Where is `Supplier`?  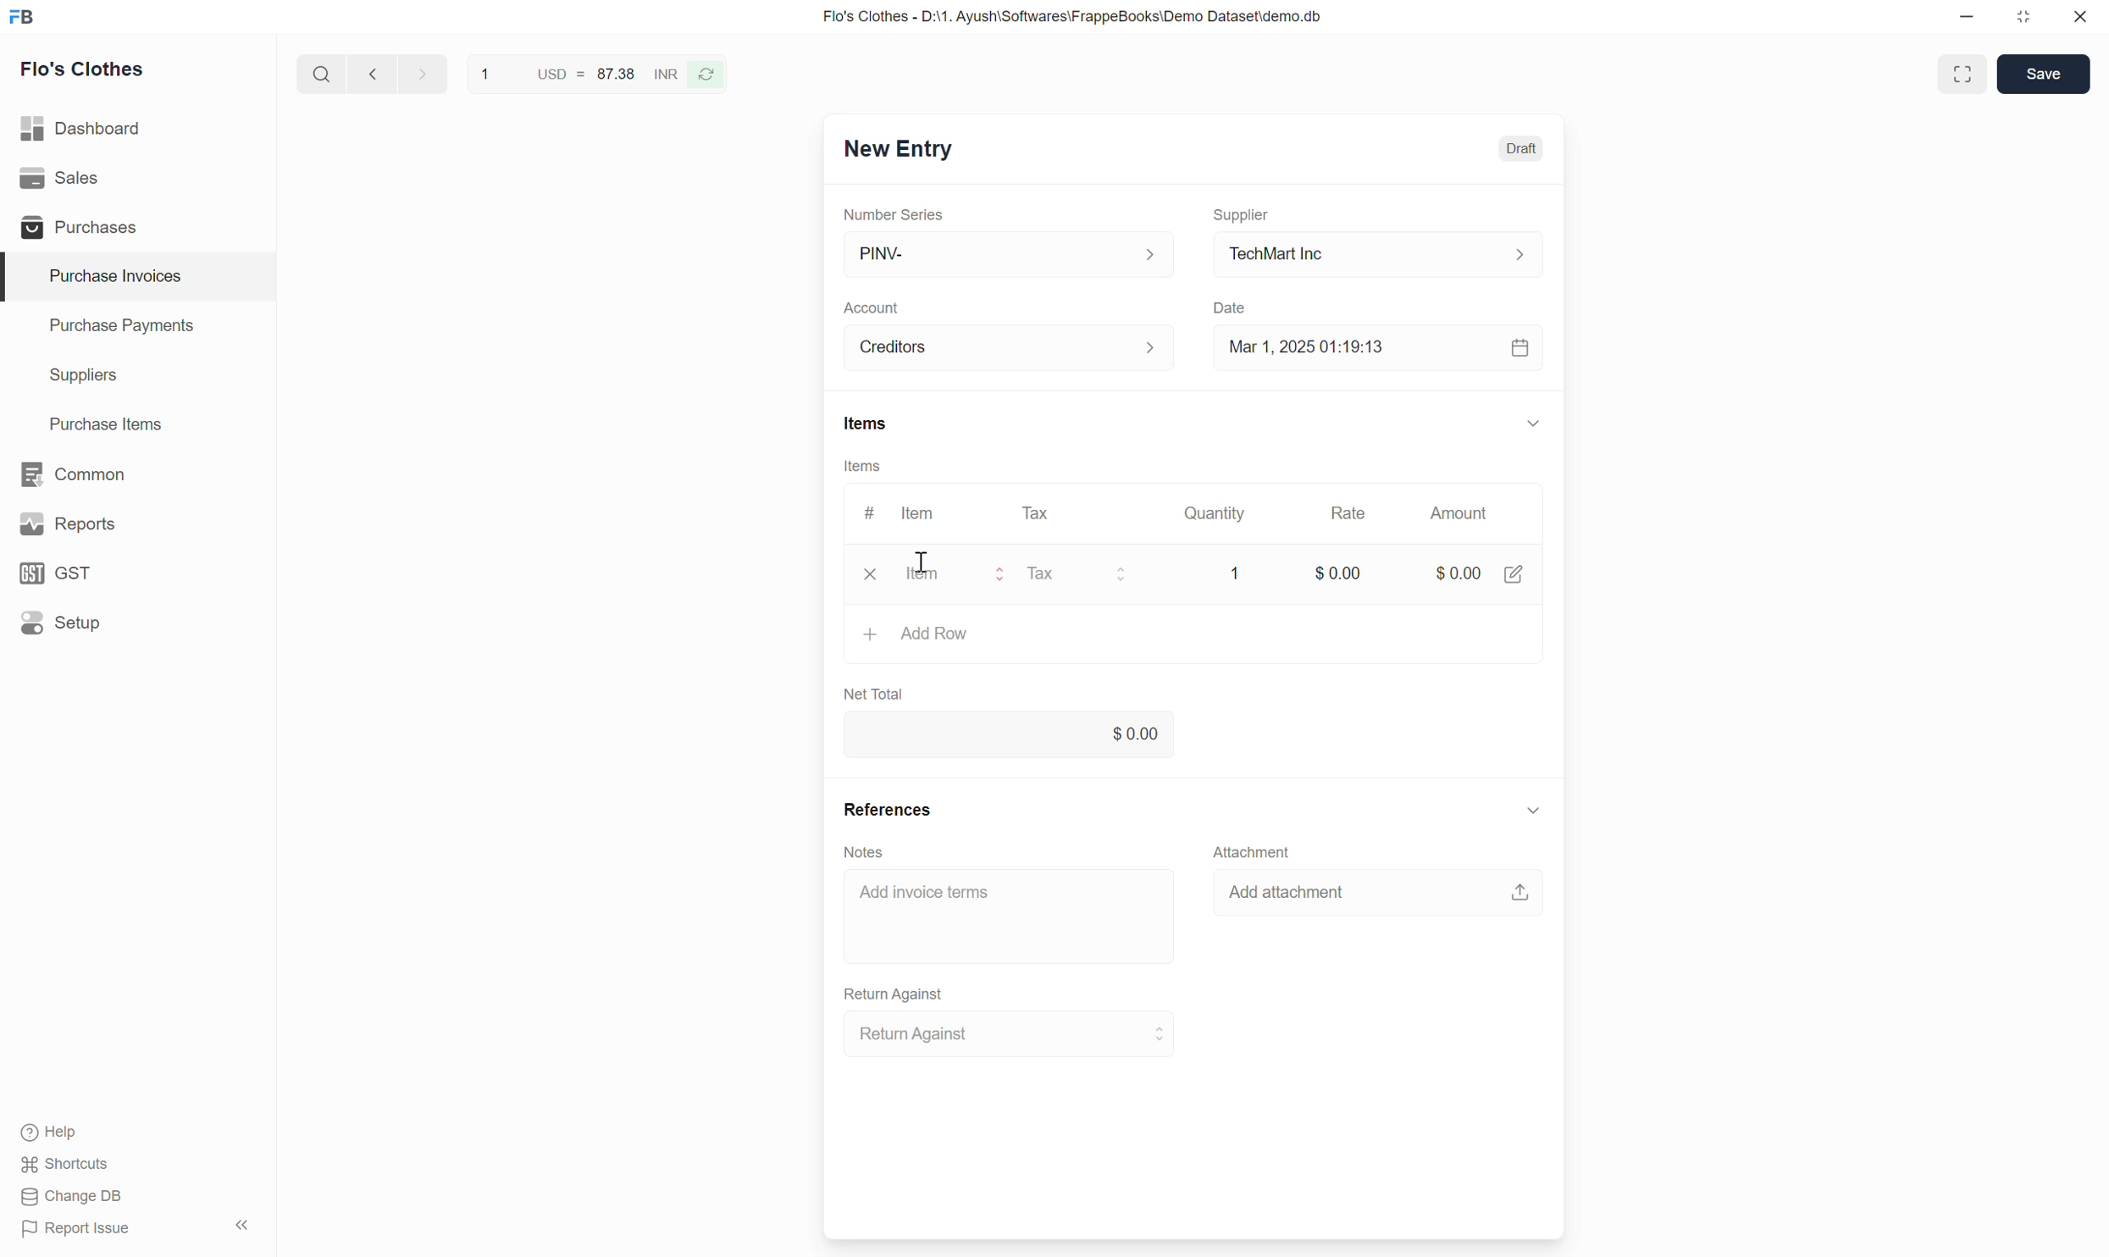
Supplier is located at coordinates (1243, 208).